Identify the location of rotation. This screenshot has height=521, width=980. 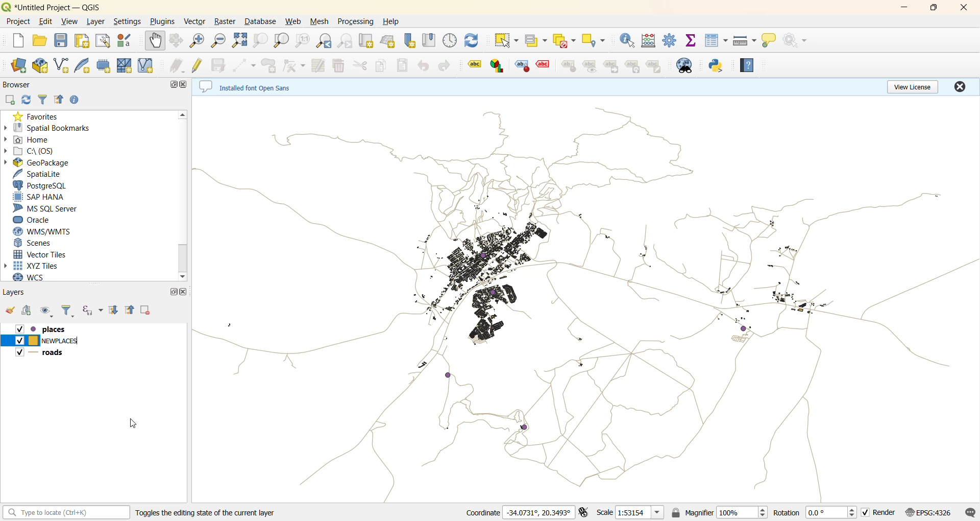
(815, 514).